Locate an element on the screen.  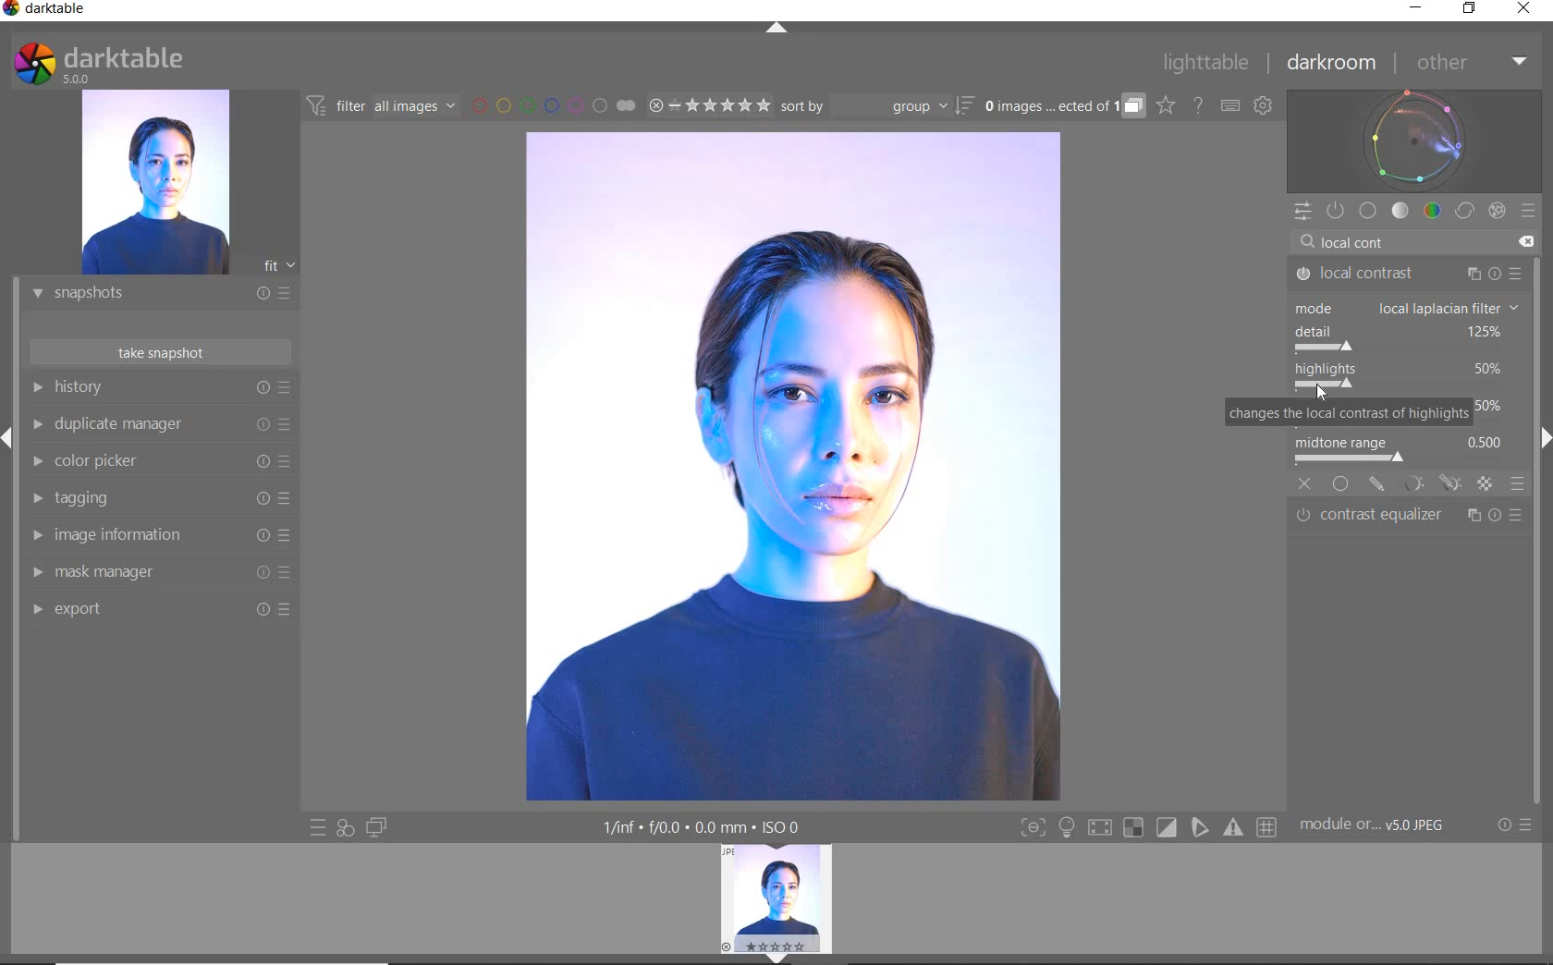
HELP ONLINE is located at coordinates (1198, 104).